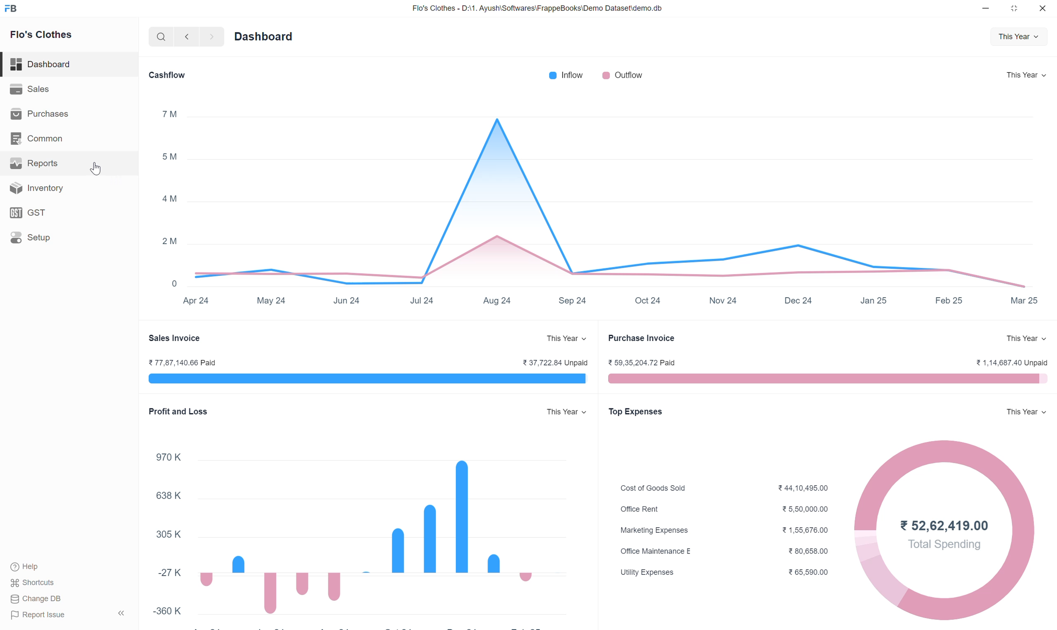 This screenshot has width=1057, height=630. What do you see at coordinates (159, 37) in the screenshot?
I see `search` at bounding box center [159, 37].